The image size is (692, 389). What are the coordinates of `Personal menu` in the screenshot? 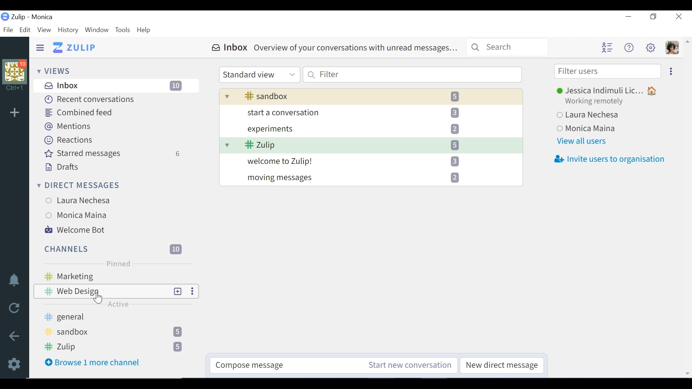 It's located at (671, 48).